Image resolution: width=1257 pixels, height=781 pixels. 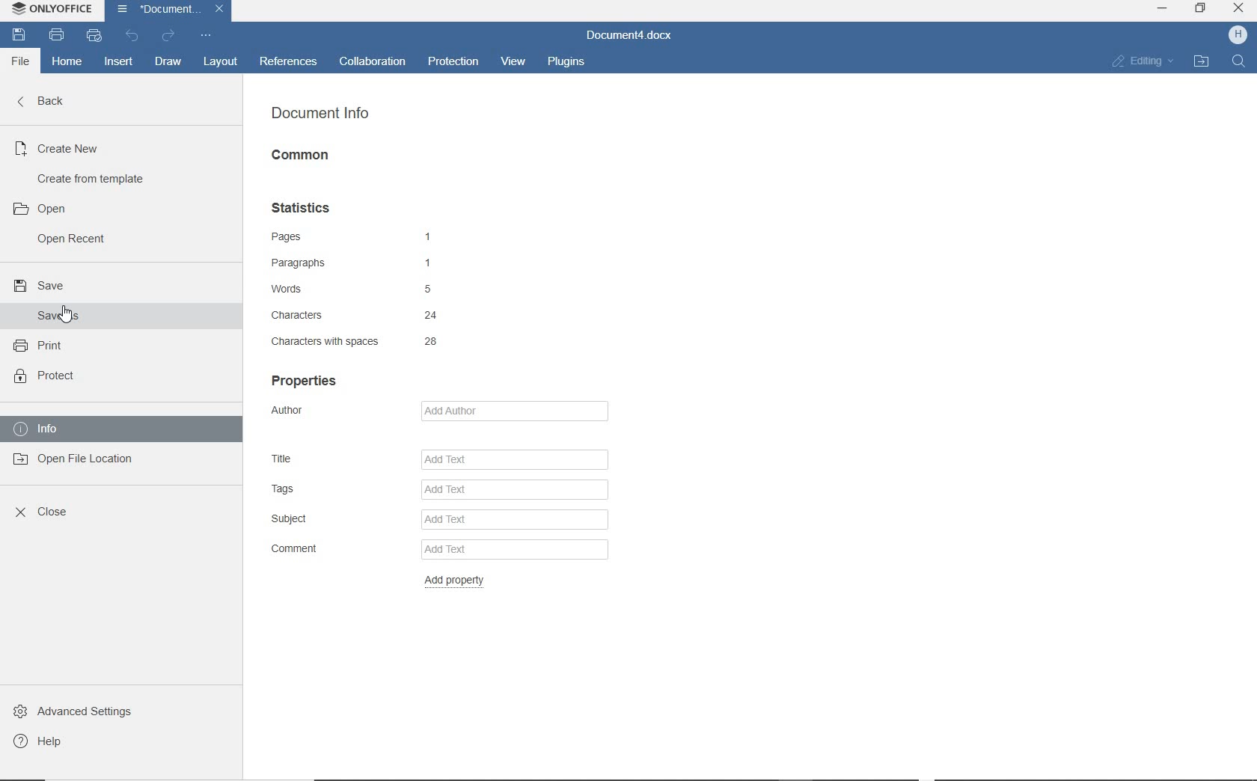 I want to click on MINIMIZE, so click(x=1162, y=9).